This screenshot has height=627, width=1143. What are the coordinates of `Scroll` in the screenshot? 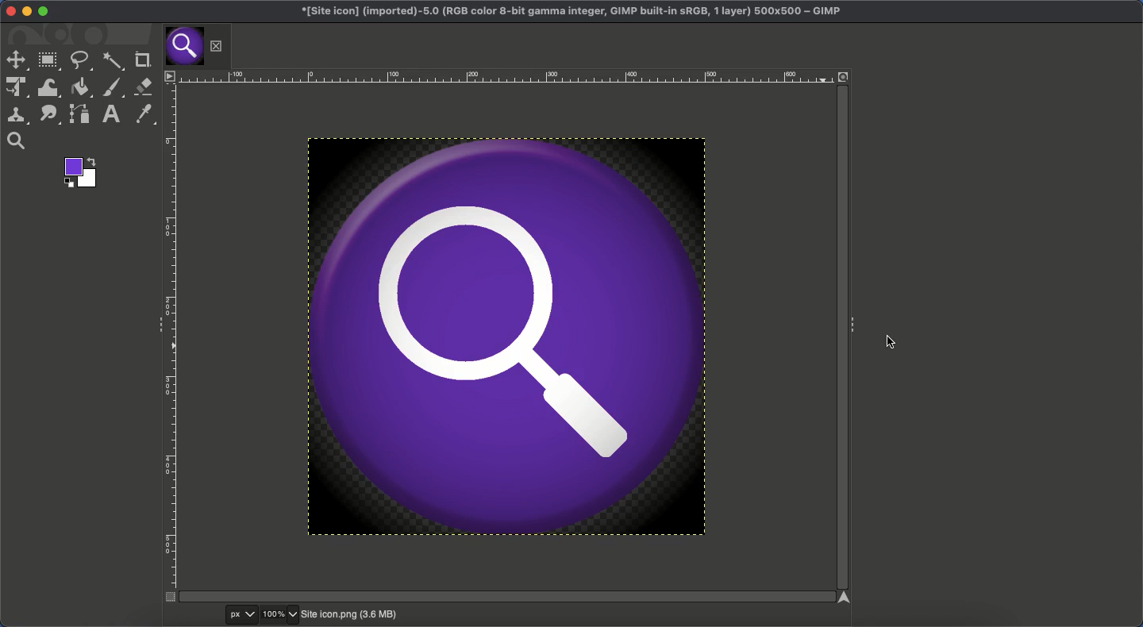 It's located at (502, 597).